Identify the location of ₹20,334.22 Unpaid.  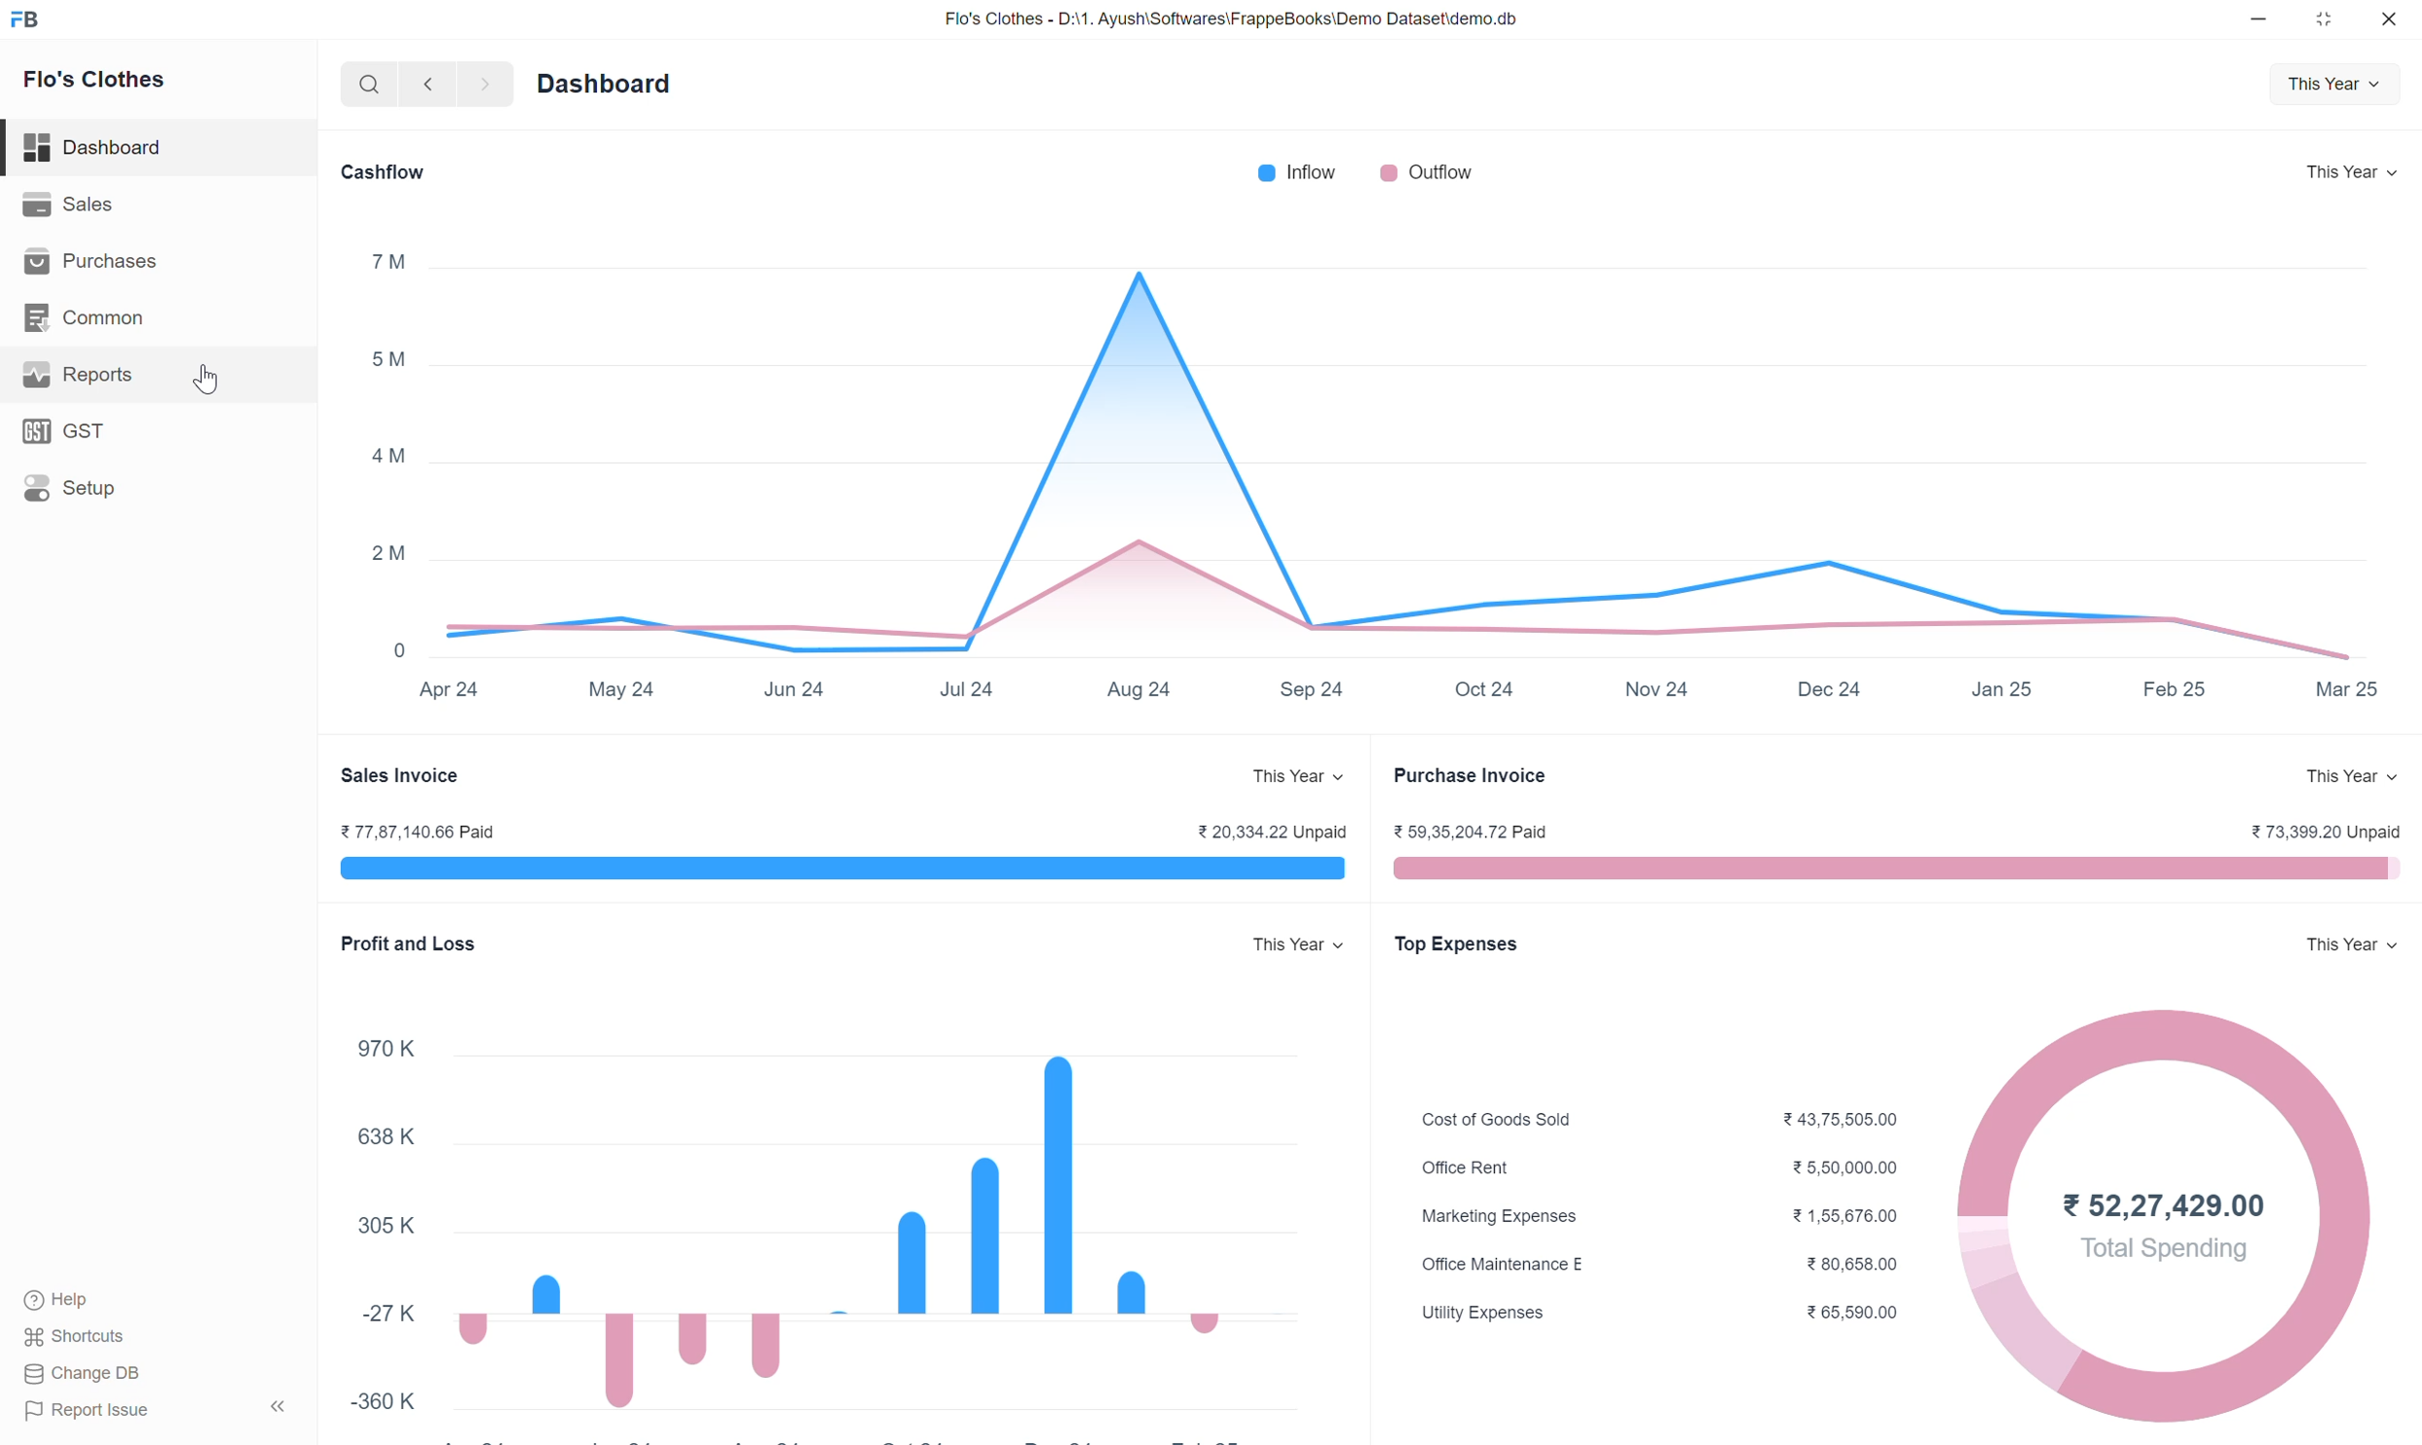
(1265, 830).